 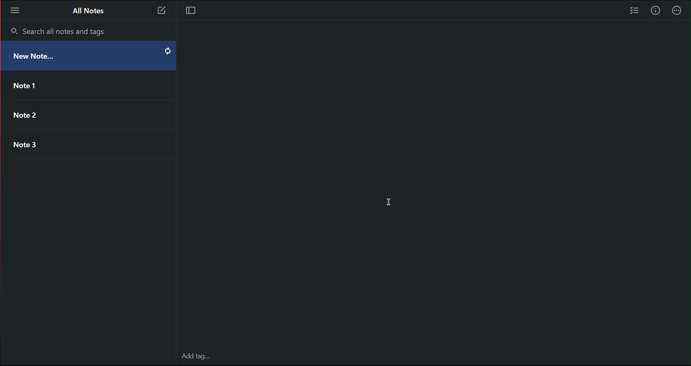 I want to click on More, so click(x=14, y=10).